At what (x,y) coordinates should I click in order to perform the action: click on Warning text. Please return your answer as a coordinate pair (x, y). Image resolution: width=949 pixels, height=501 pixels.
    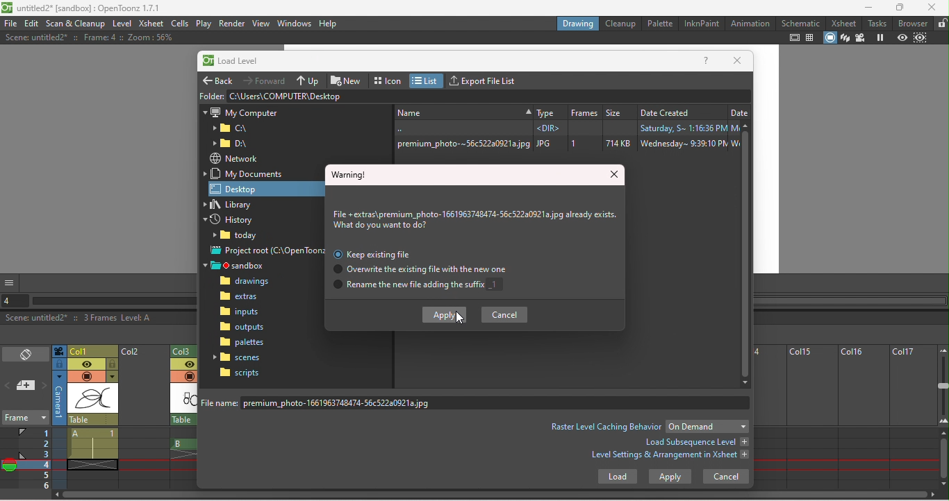
    Looking at the image, I should click on (477, 221).